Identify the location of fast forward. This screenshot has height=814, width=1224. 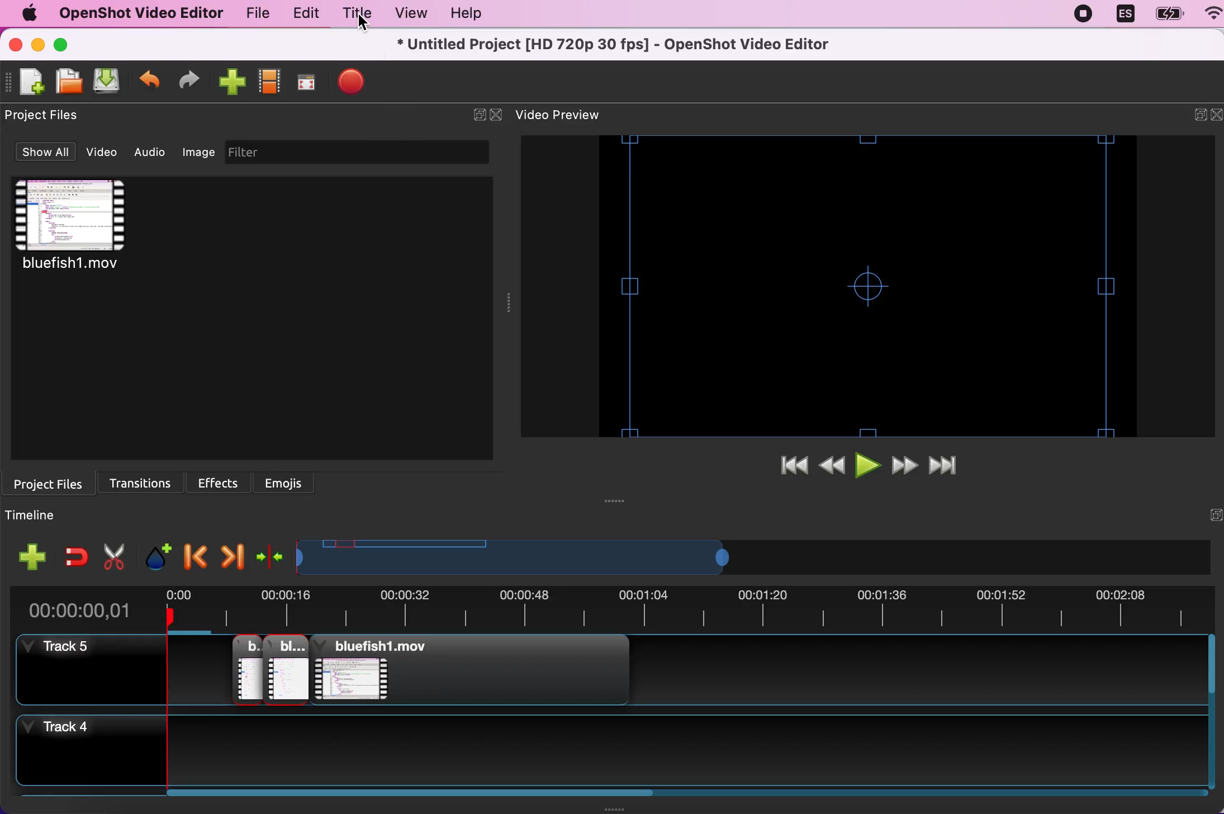
(906, 467).